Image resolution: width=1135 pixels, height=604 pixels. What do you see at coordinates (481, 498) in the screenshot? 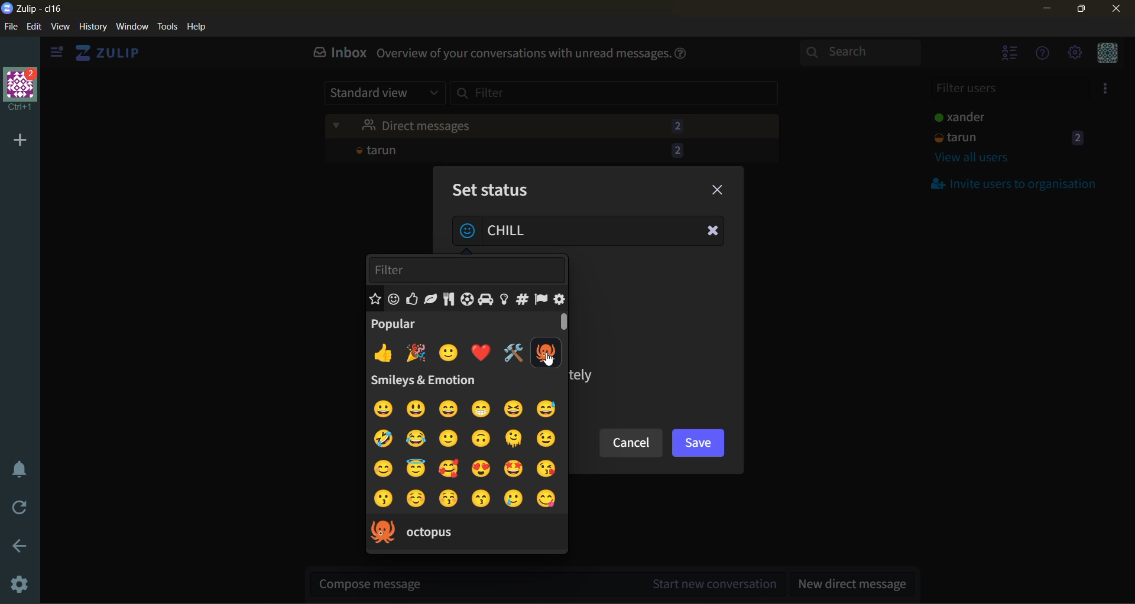
I see `emoji` at bounding box center [481, 498].